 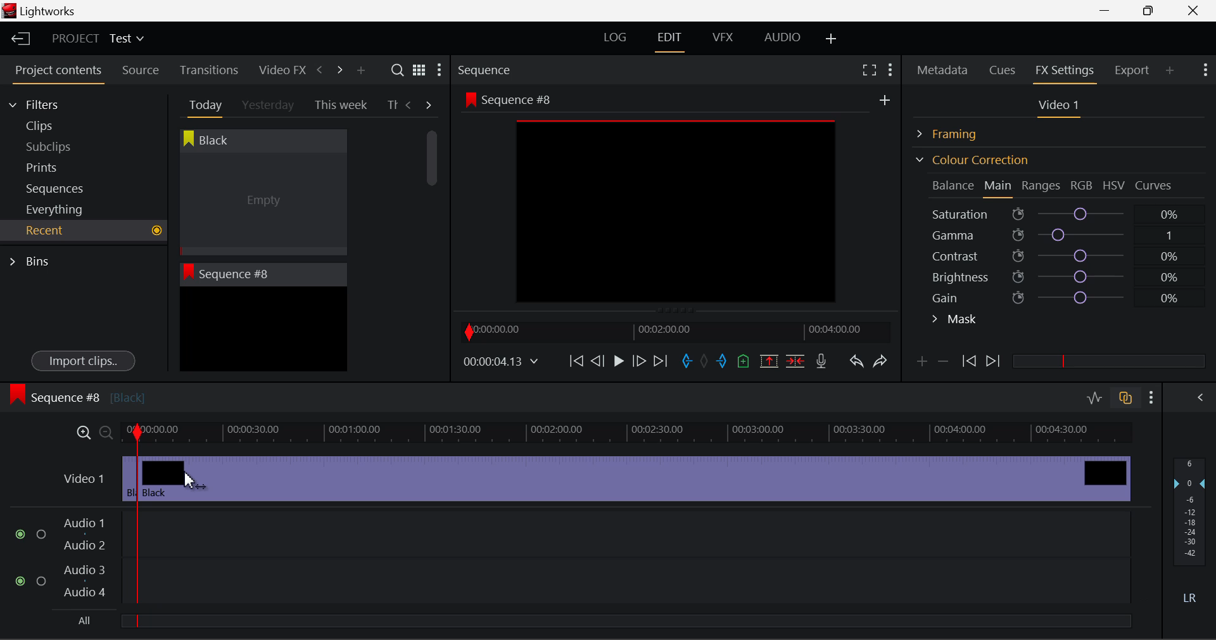 What do you see at coordinates (263, 331) in the screenshot?
I see `Recent Clip` at bounding box center [263, 331].